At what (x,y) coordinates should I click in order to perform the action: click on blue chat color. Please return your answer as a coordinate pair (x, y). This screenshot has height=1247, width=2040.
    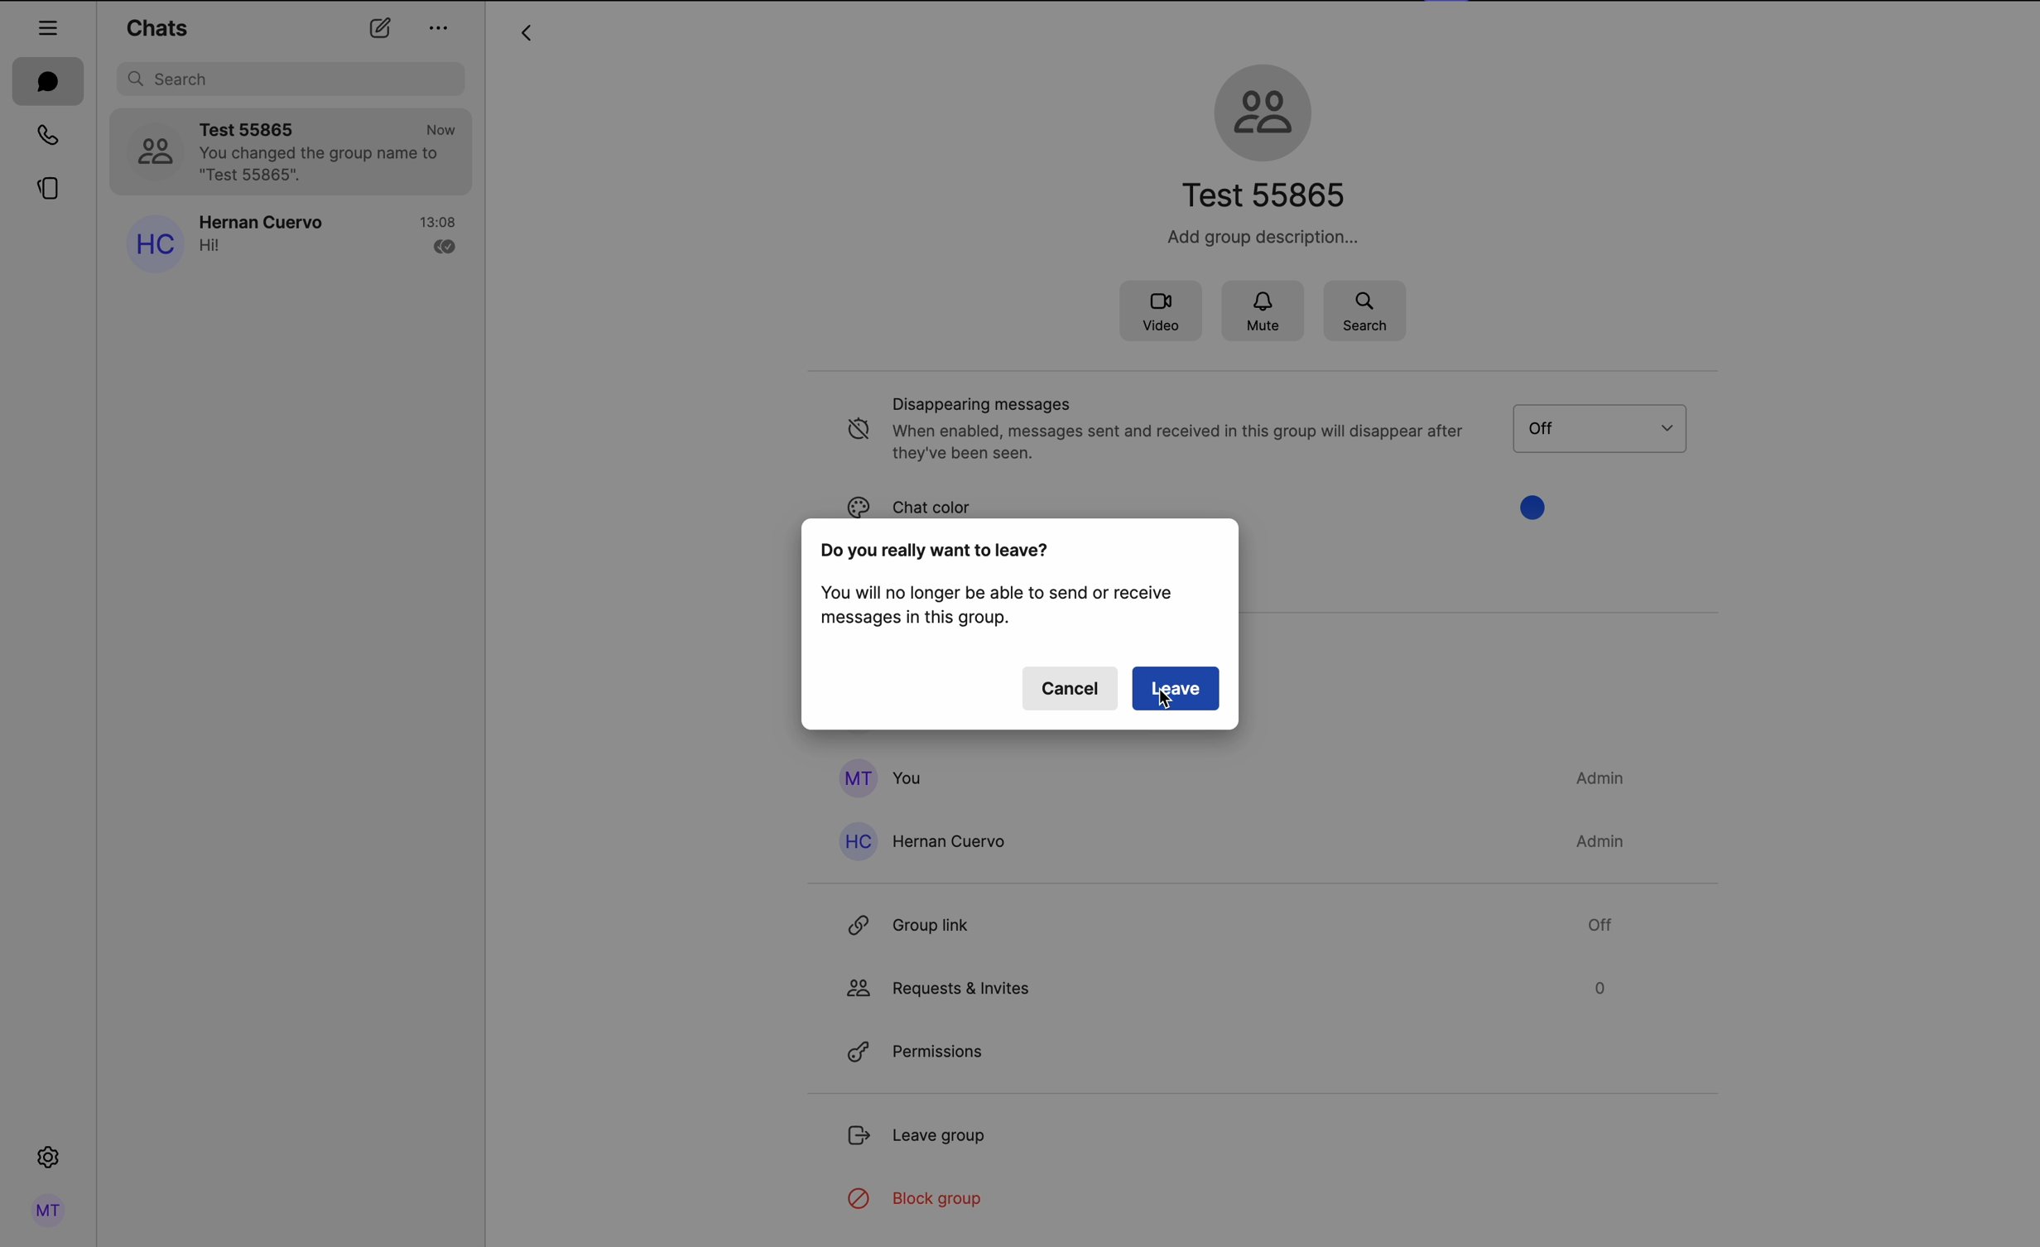
    Looking at the image, I should click on (1120, 498).